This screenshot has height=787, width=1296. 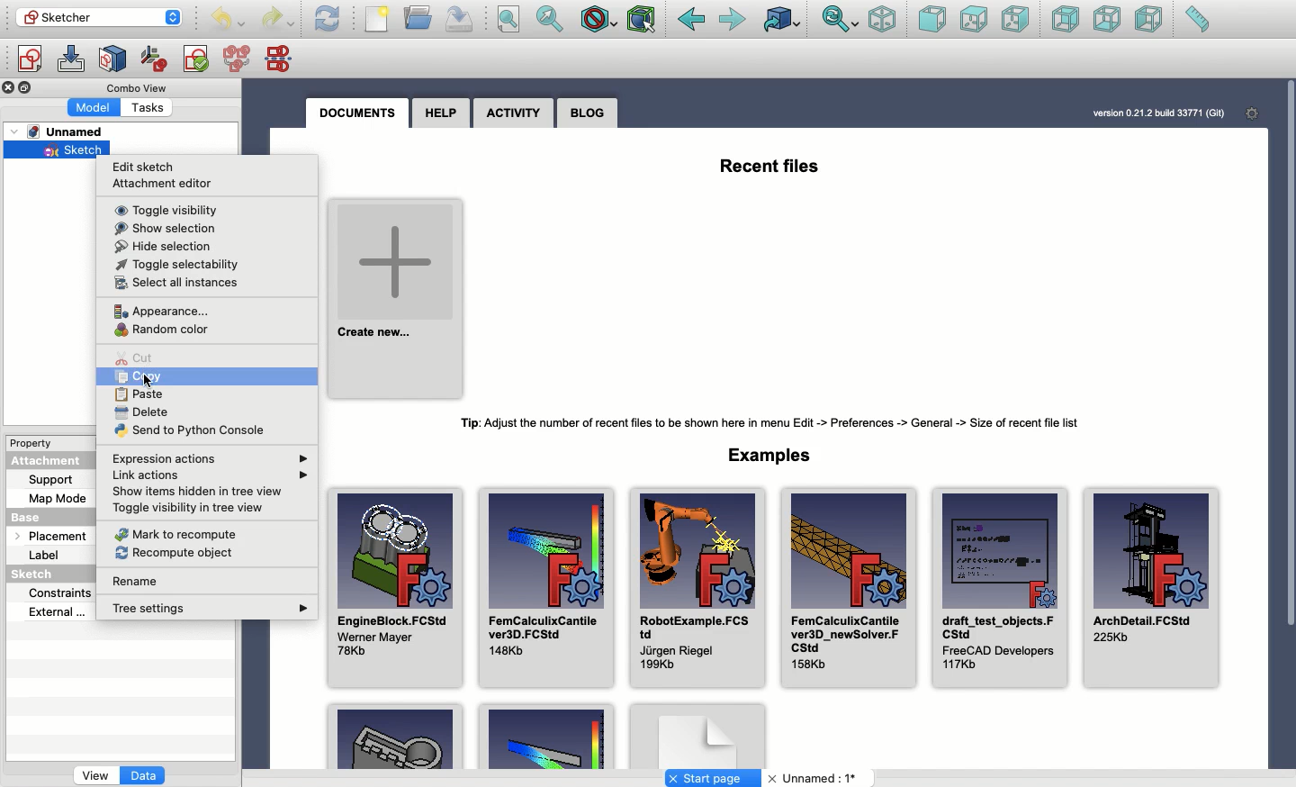 What do you see at coordinates (29, 61) in the screenshot?
I see `Create sketch ` at bounding box center [29, 61].